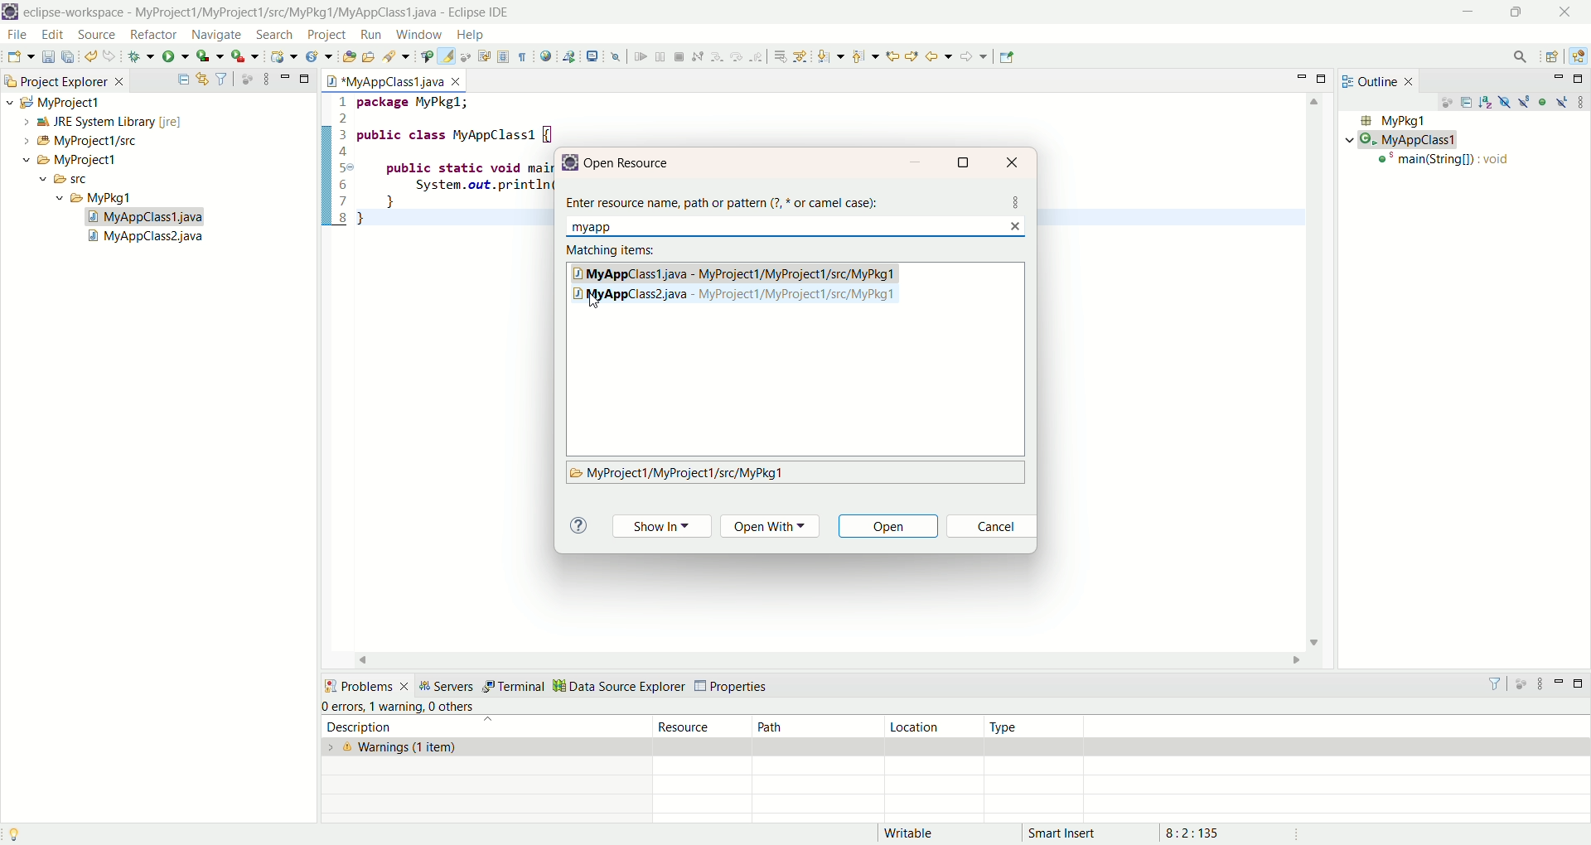 The image size is (1591, 845). What do you see at coordinates (284, 56) in the screenshot?
I see `create a dynamic web project` at bounding box center [284, 56].